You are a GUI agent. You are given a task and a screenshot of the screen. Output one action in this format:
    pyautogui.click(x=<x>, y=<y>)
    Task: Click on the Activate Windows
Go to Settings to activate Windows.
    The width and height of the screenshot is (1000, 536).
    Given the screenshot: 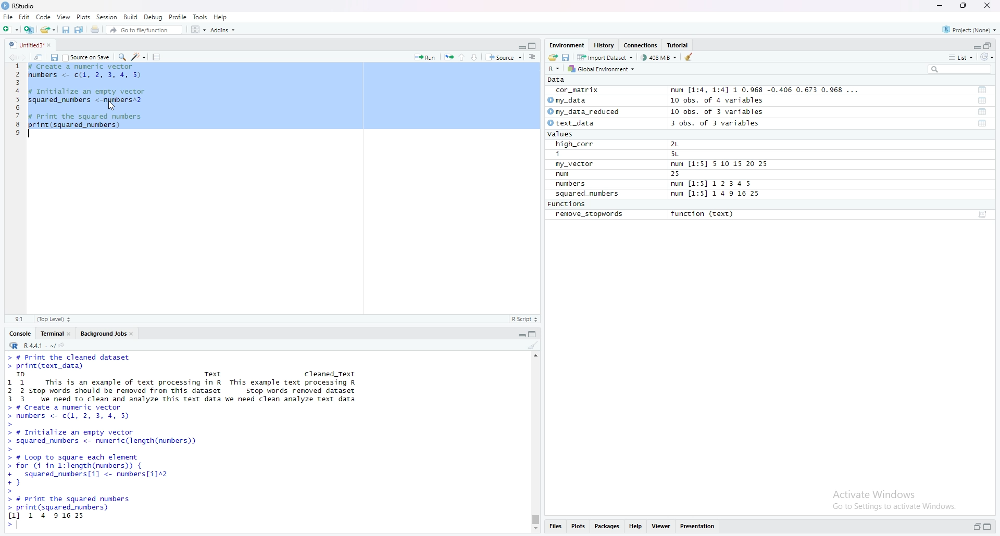 What is the action you would take?
    pyautogui.click(x=896, y=498)
    